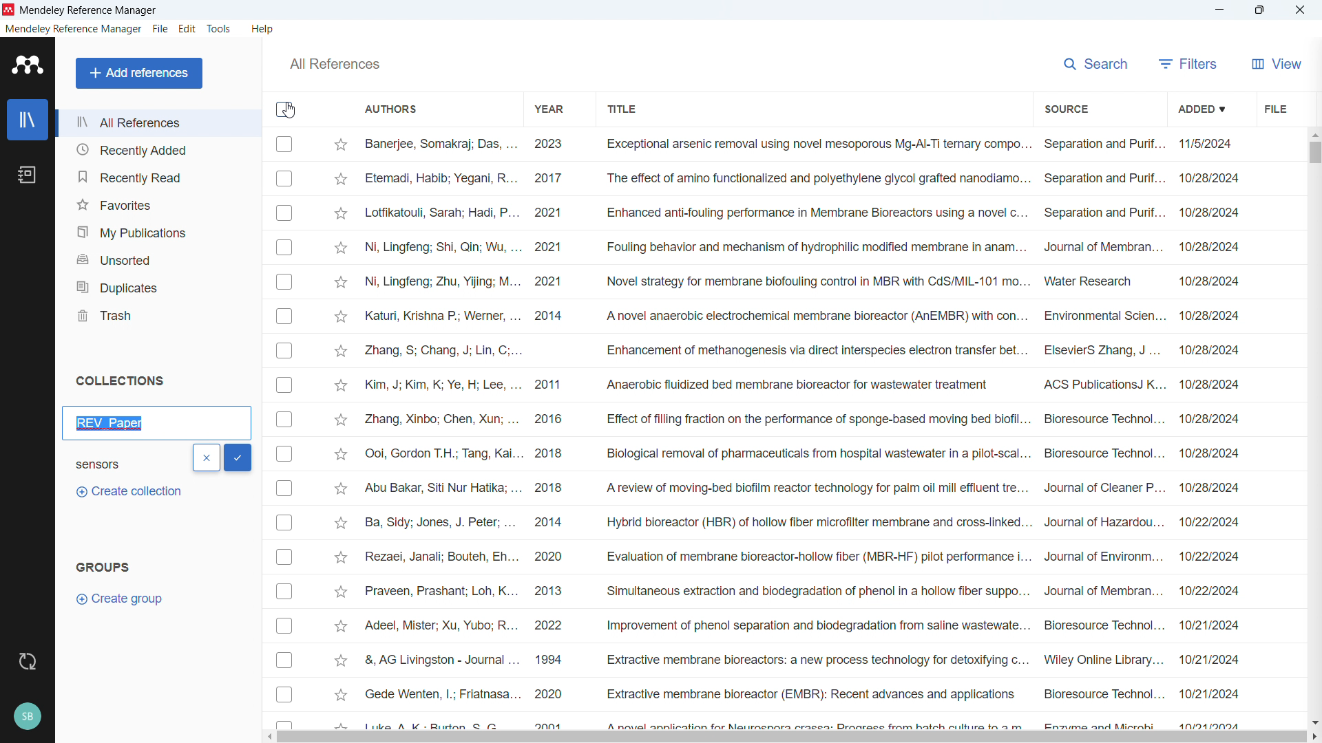 The width and height of the screenshot is (1322, 743). I want to click on Unsorted , so click(157, 259).